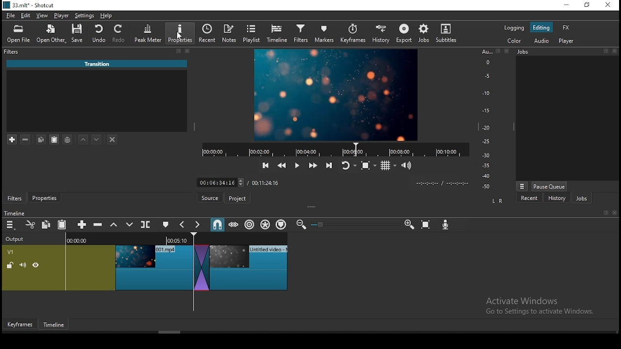  I want to click on ripple markers, so click(281, 224).